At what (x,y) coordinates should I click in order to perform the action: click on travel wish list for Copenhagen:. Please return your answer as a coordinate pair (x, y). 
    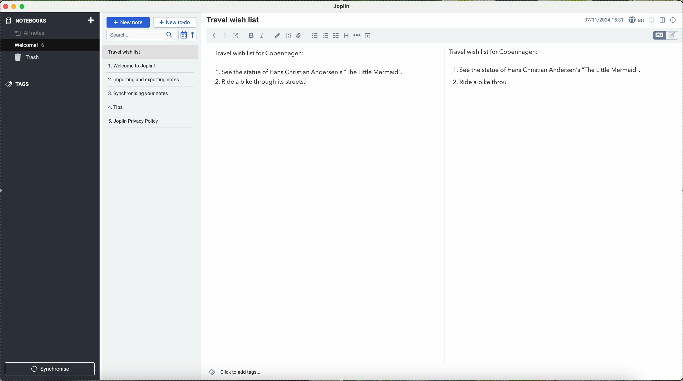
    Looking at the image, I should click on (379, 54).